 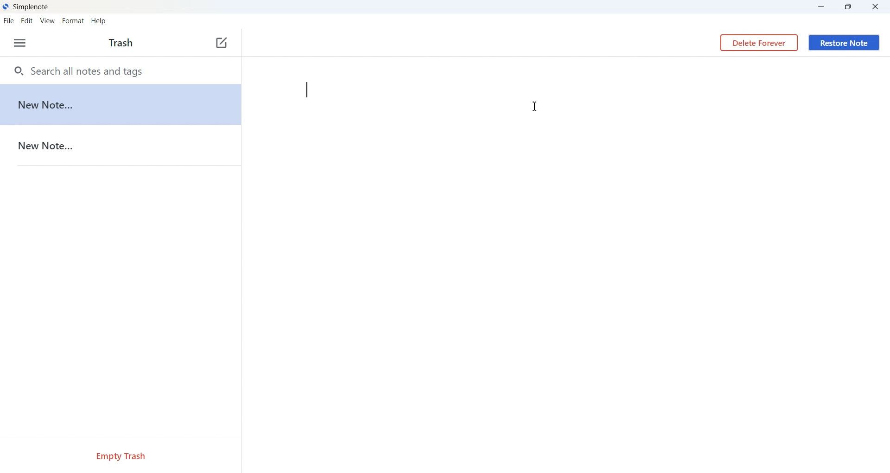 I want to click on Delete Forever, so click(x=759, y=43).